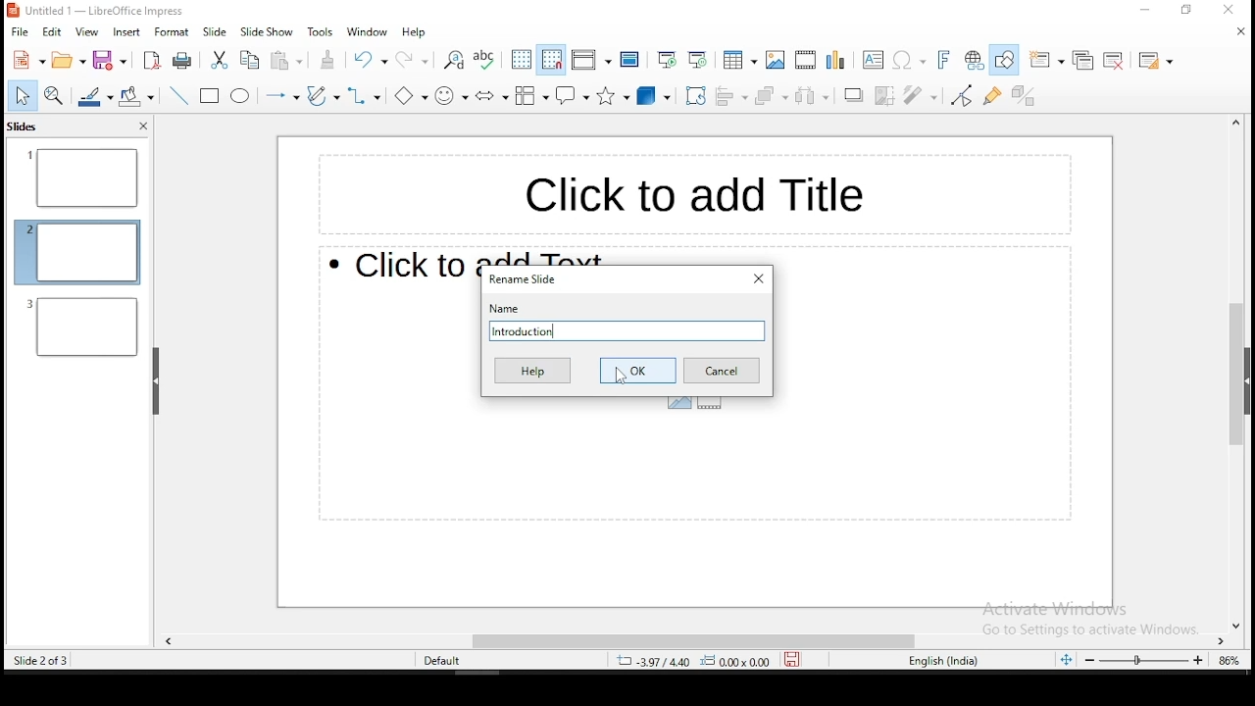 The image size is (1255, 706). What do you see at coordinates (83, 327) in the screenshot?
I see `slide 2` at bounding box center [83, 327].